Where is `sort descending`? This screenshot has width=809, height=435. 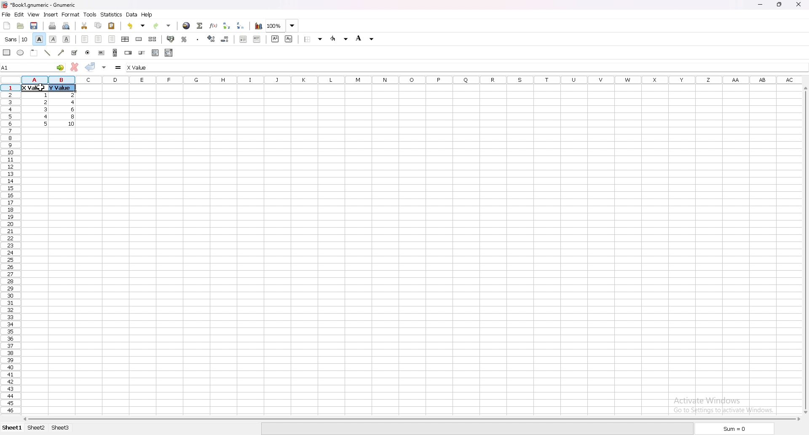 sort descending is located at coordinates (241, 25).